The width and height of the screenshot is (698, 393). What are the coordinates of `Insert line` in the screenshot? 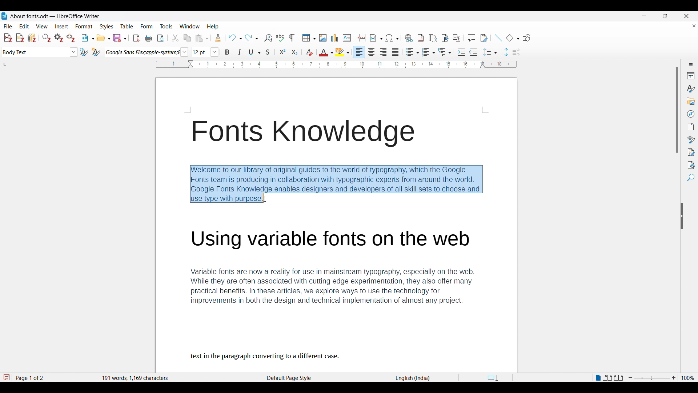 It's located at (498, 38).